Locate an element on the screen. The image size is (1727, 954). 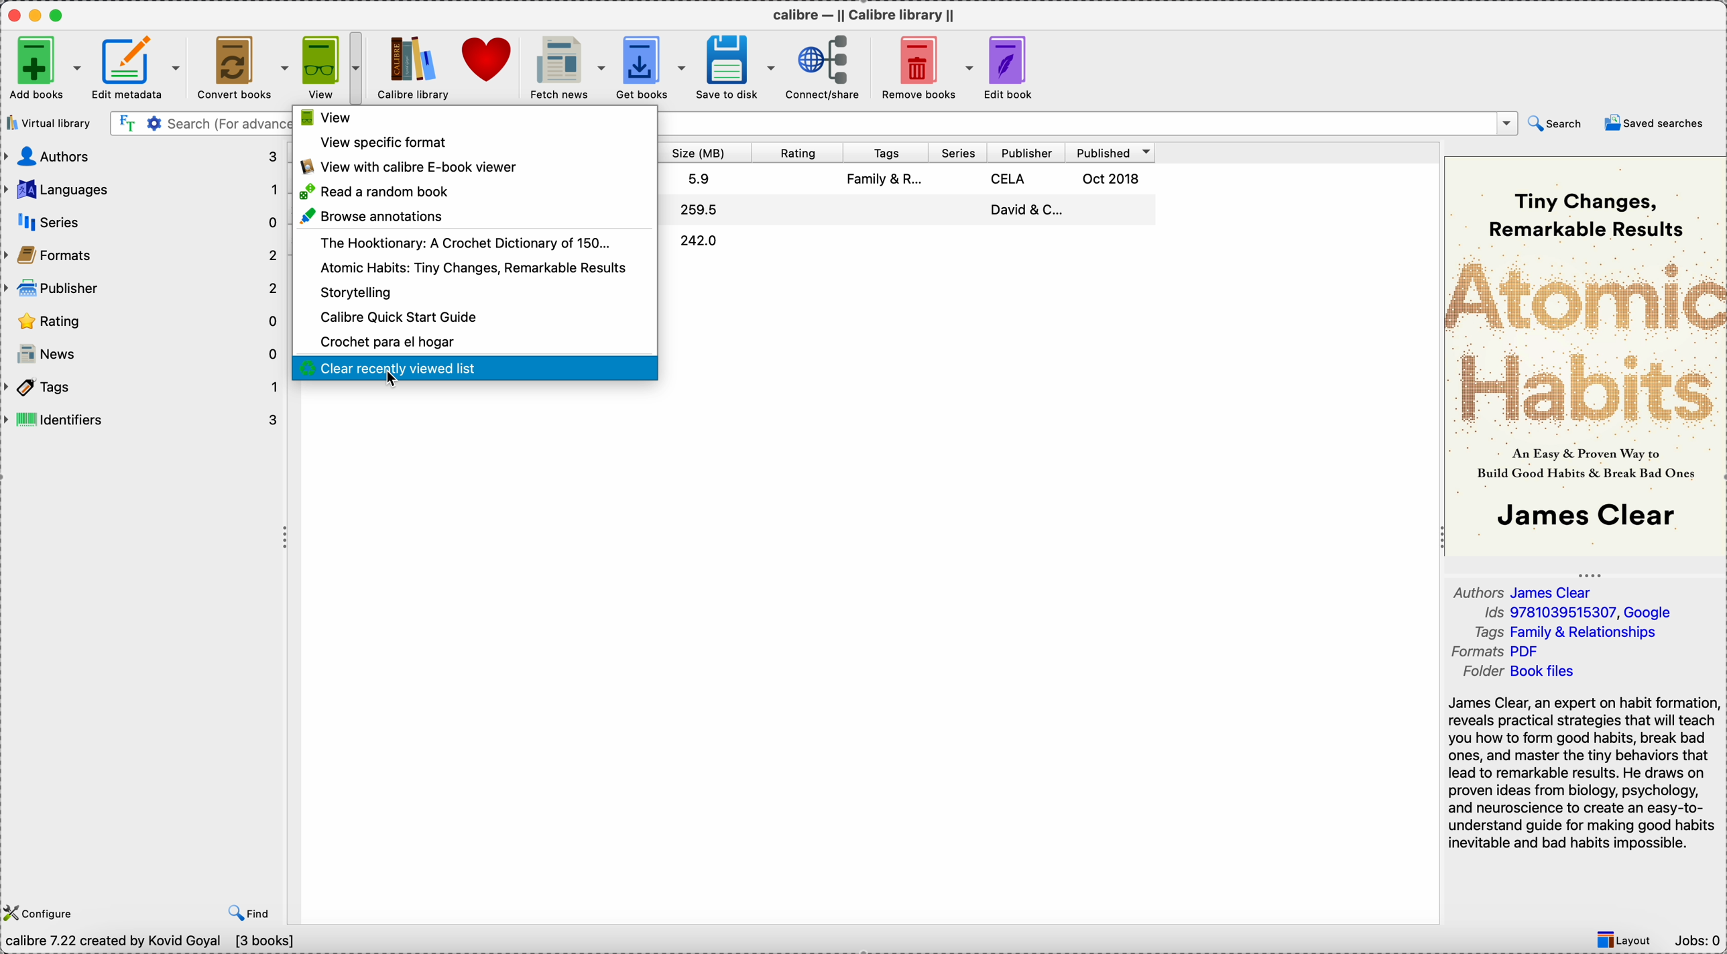
Storytelling is located at coordinates (358, 293).